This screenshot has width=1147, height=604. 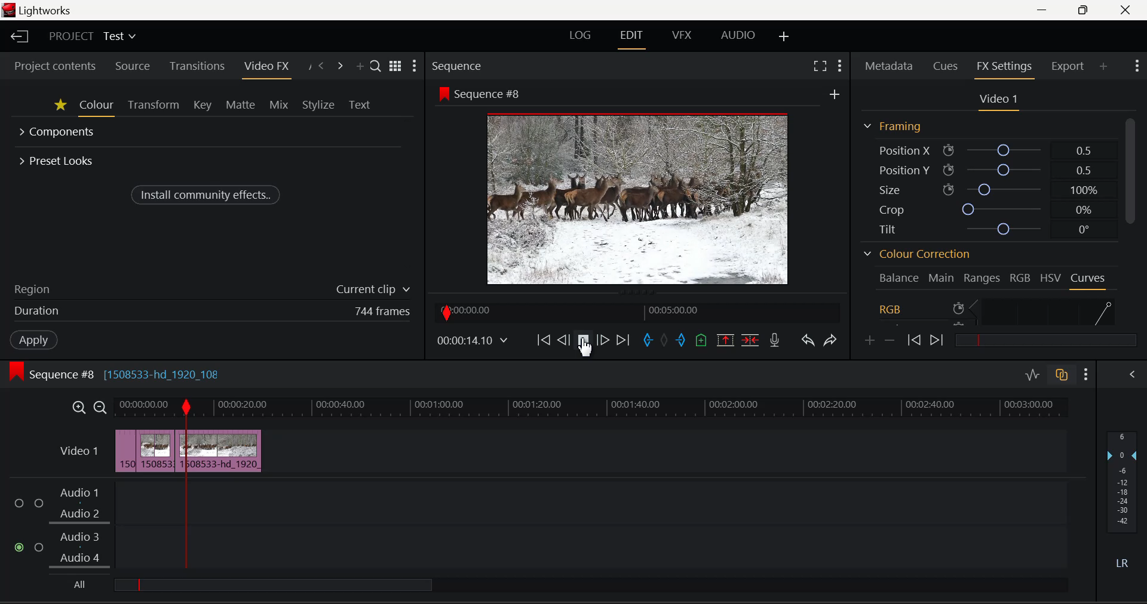 I want to click on FX Settings Open, so click(x=1004, y=67).